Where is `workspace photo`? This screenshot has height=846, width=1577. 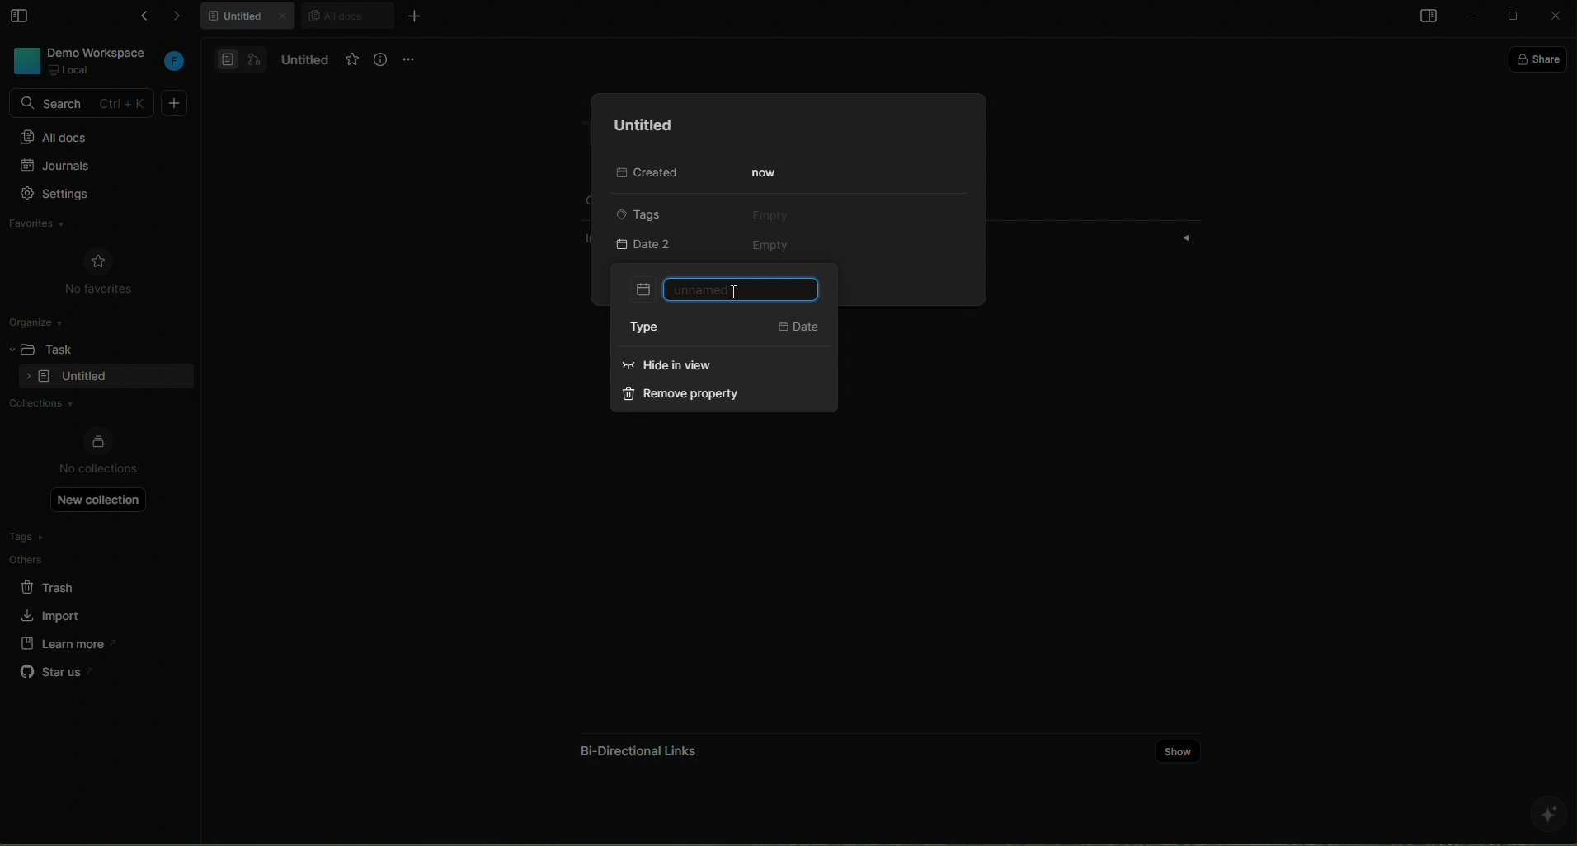
workspace photo is located at coordinates (25, 59).